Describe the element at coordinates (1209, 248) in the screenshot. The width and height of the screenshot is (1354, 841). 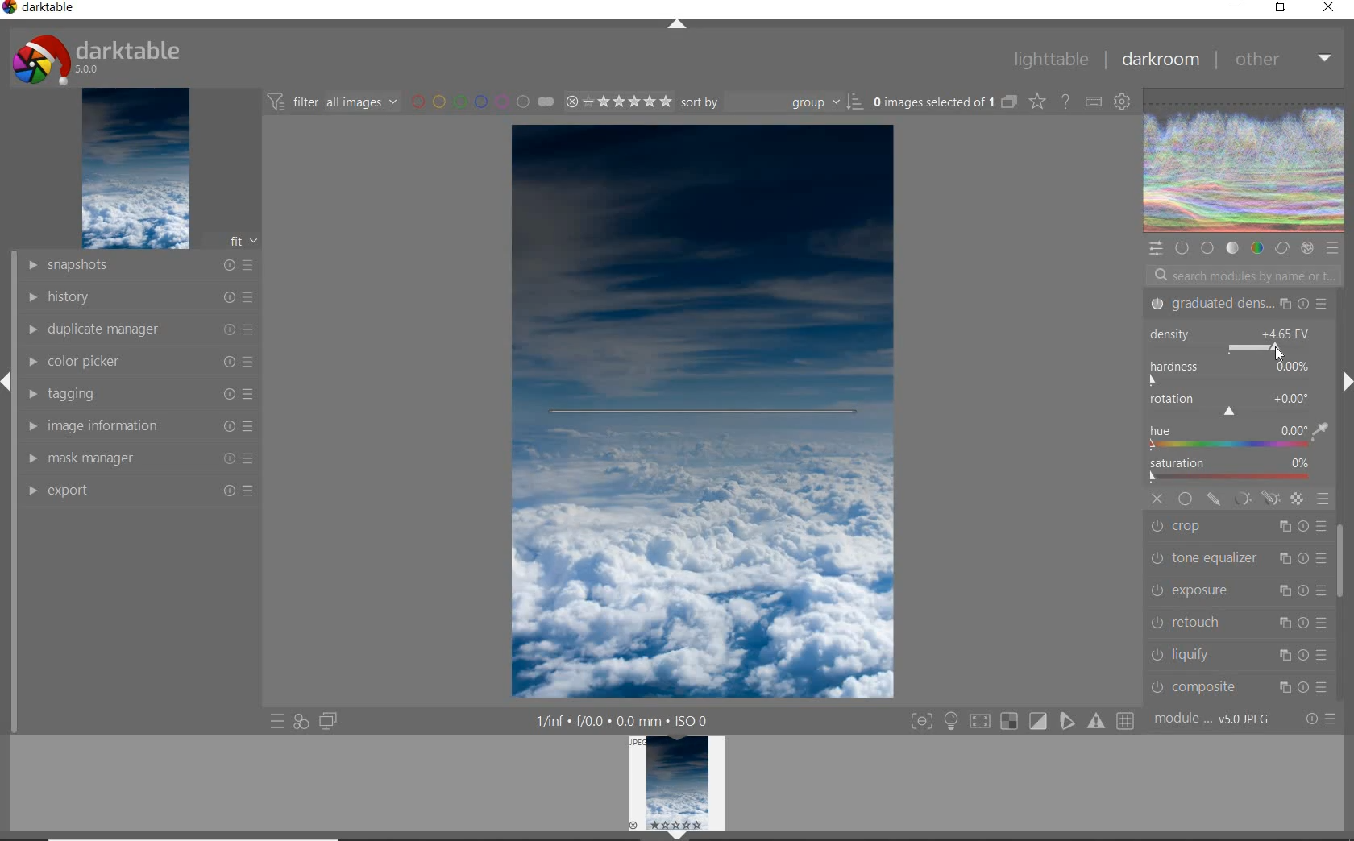
I see `BASE` at that location.